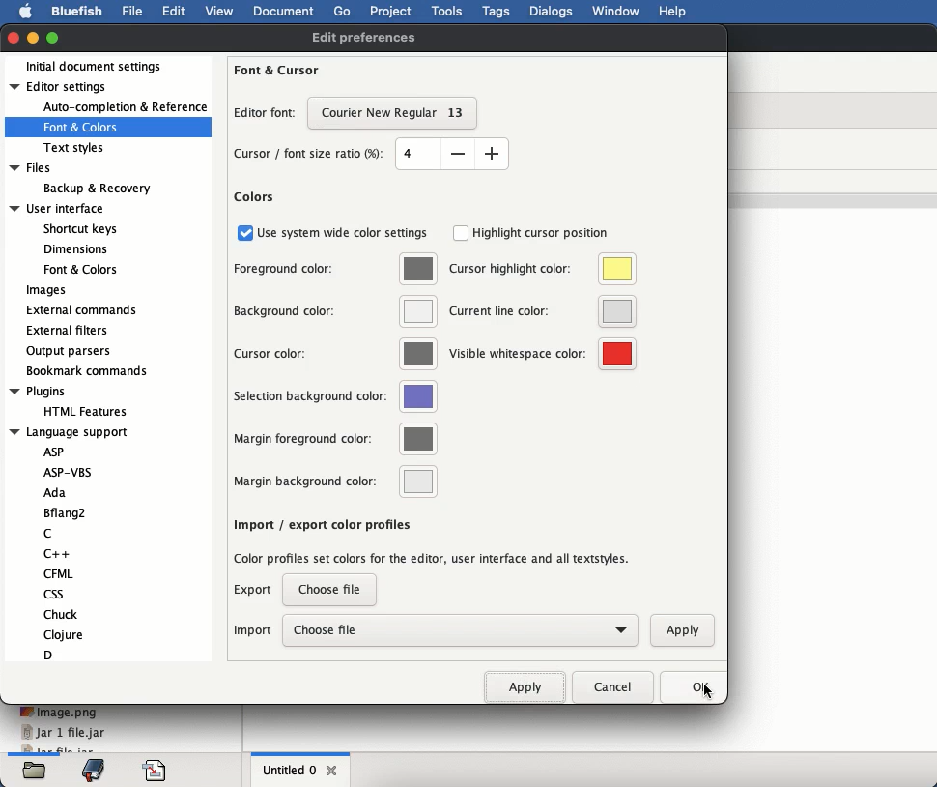  What do you see at coordinates (63, 733) in the screenshot?
I see `jar 1 file` at bounding box center [63, 733].